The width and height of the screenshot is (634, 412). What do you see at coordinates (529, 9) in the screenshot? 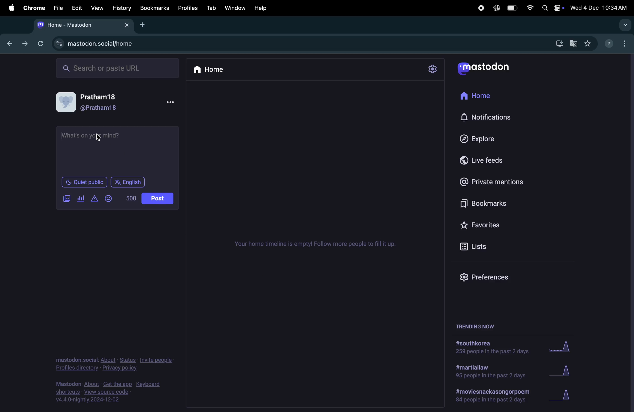
I see `wifi` at bounding box center [529, 9].